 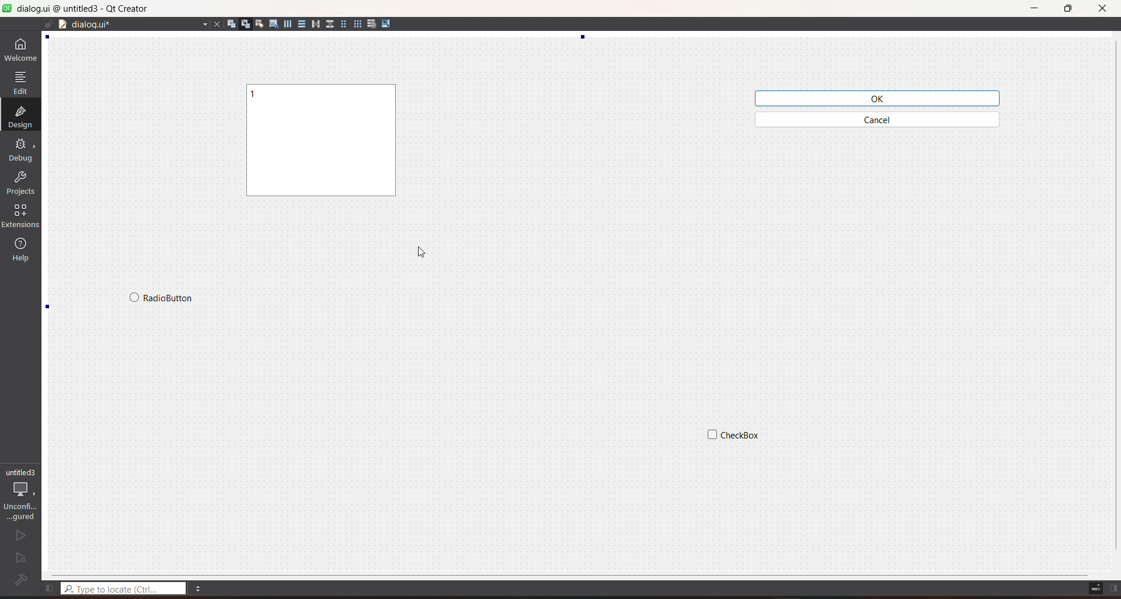 I want to click on file configuration, so click(x=20, y=581).